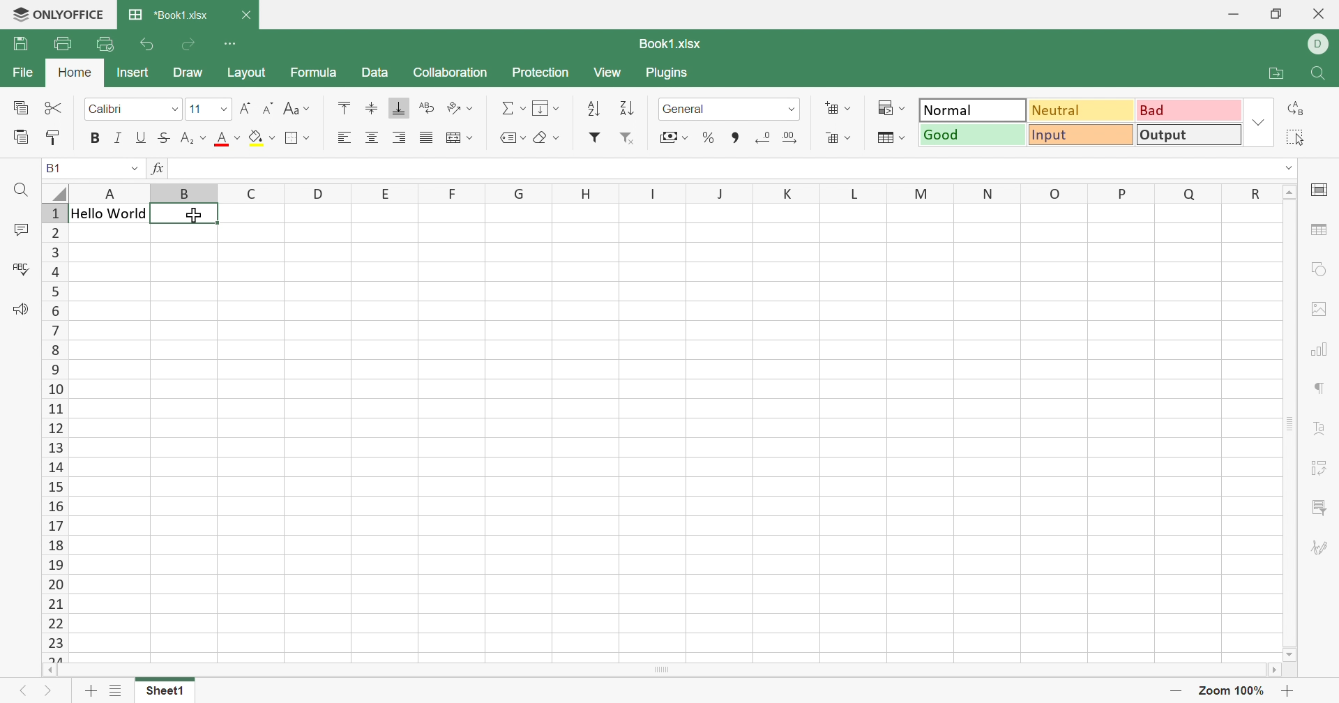  Describe the element at coordinates (58, 13) in the screenshot. I see `ONLYOFFICE` at that location.